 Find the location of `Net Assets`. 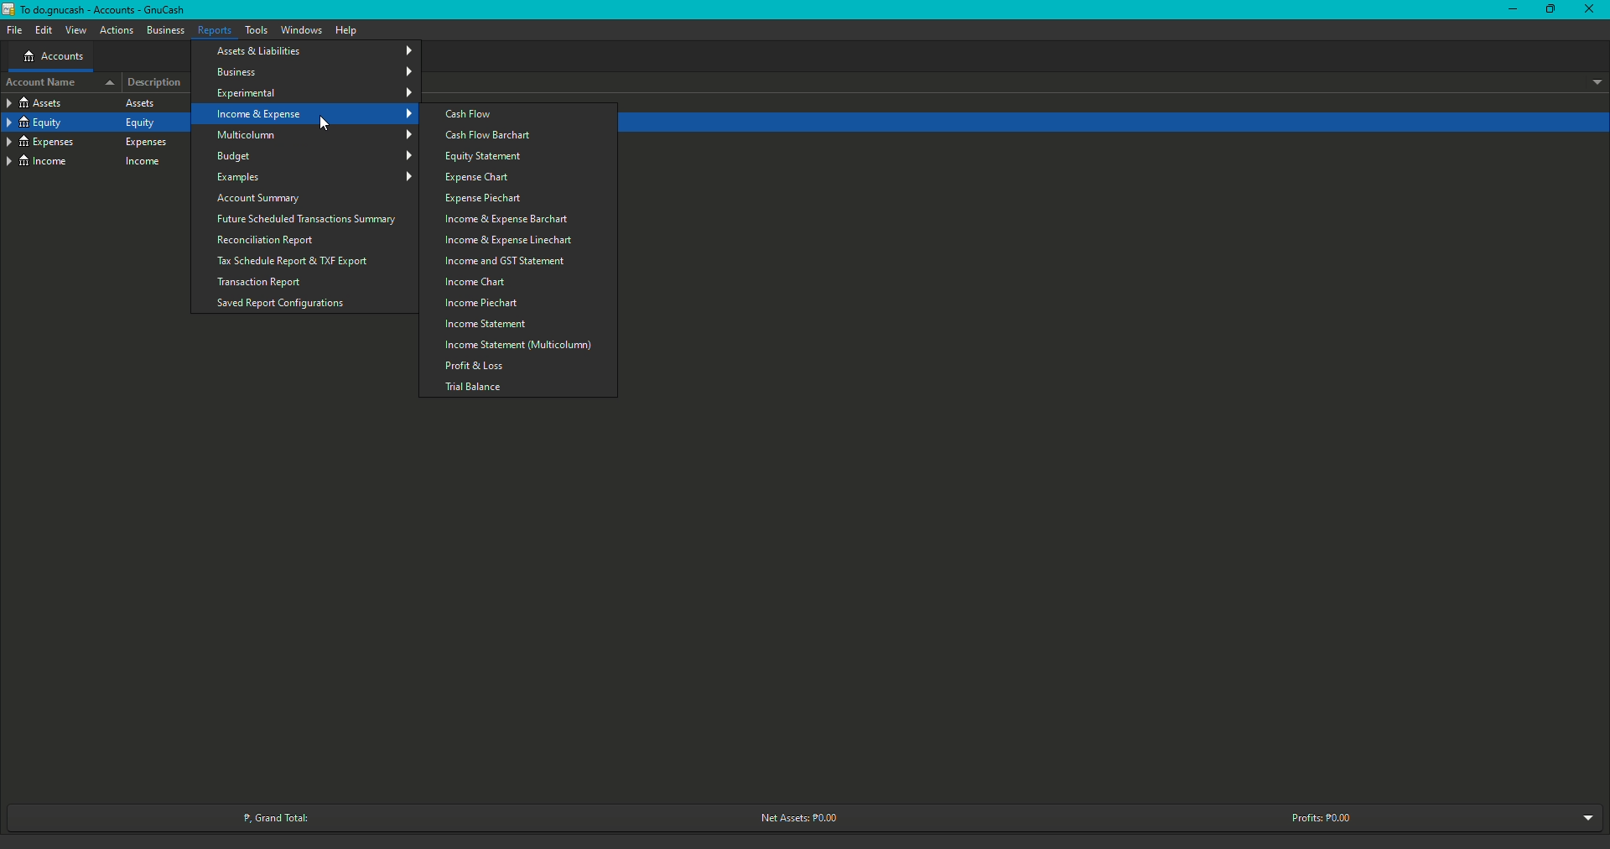

Net Assets is located at coordinates (802, 818).